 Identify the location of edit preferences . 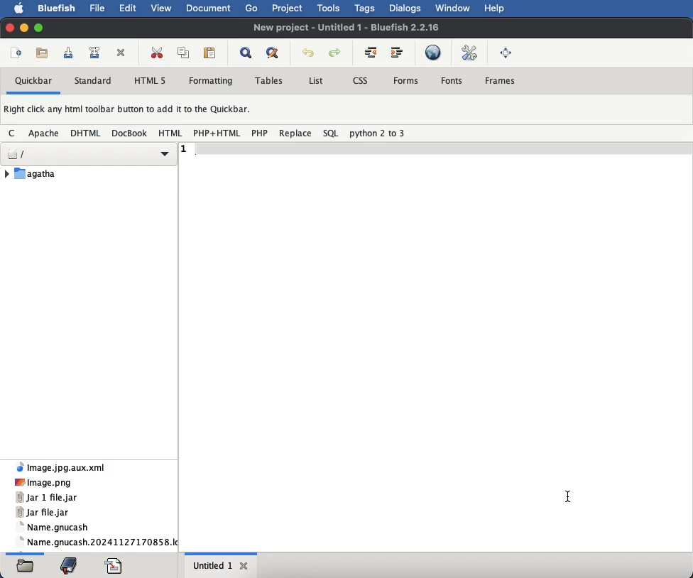
(470, 52).